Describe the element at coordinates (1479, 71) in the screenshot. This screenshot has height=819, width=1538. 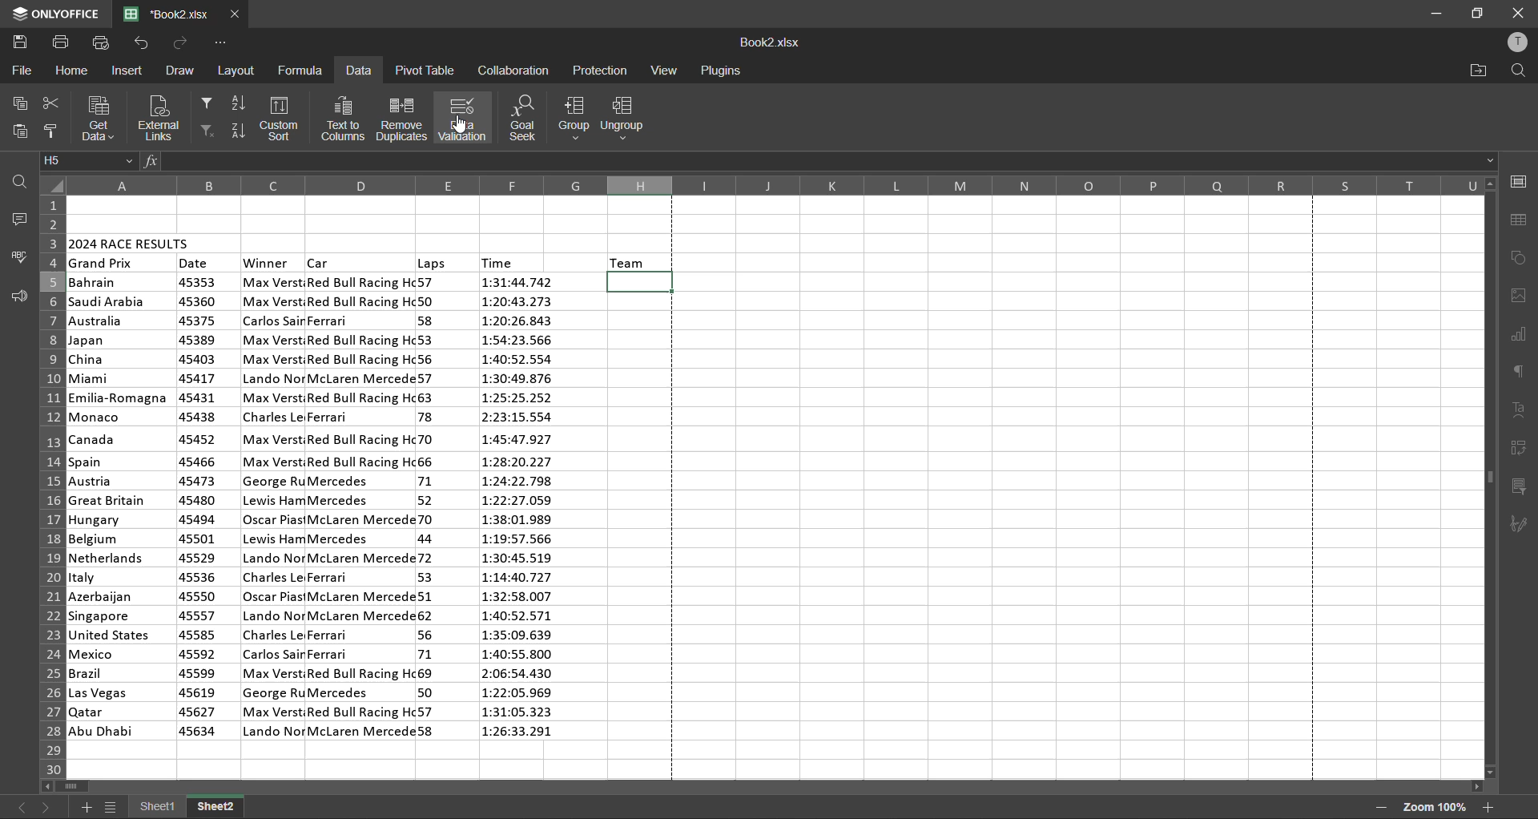
I see `open location` at that location.